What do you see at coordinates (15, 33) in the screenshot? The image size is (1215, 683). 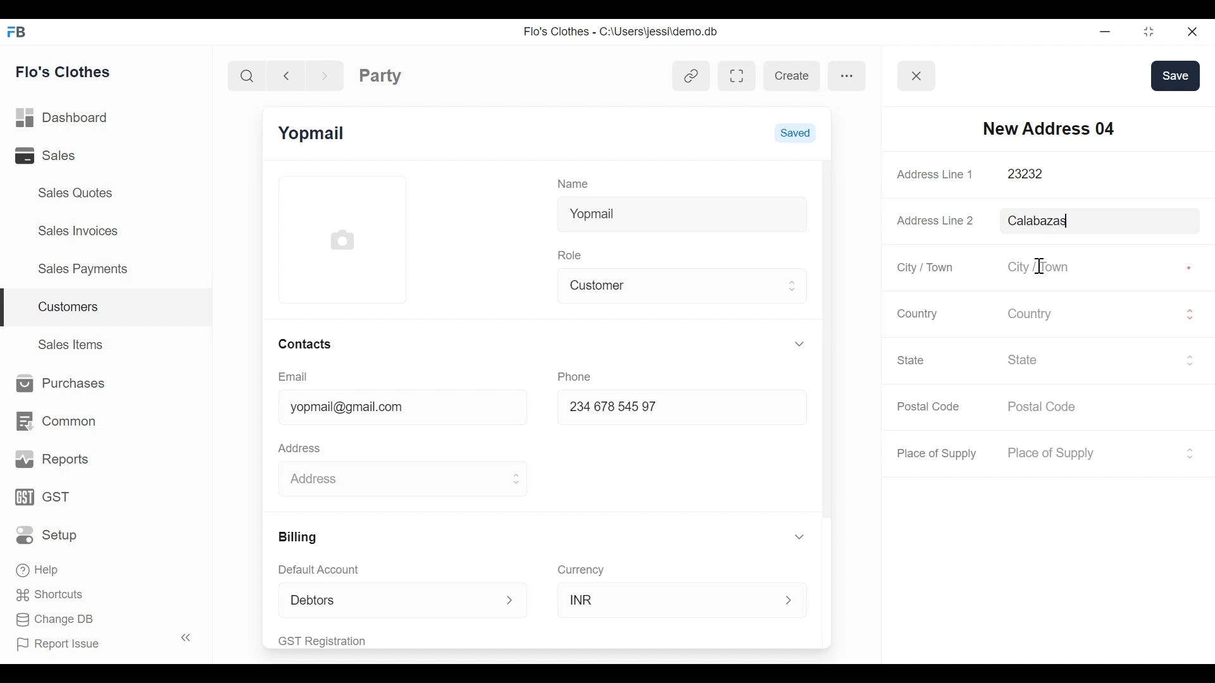 I see `Frappe Books Desktop Icon` at bounding box center [15, 33].